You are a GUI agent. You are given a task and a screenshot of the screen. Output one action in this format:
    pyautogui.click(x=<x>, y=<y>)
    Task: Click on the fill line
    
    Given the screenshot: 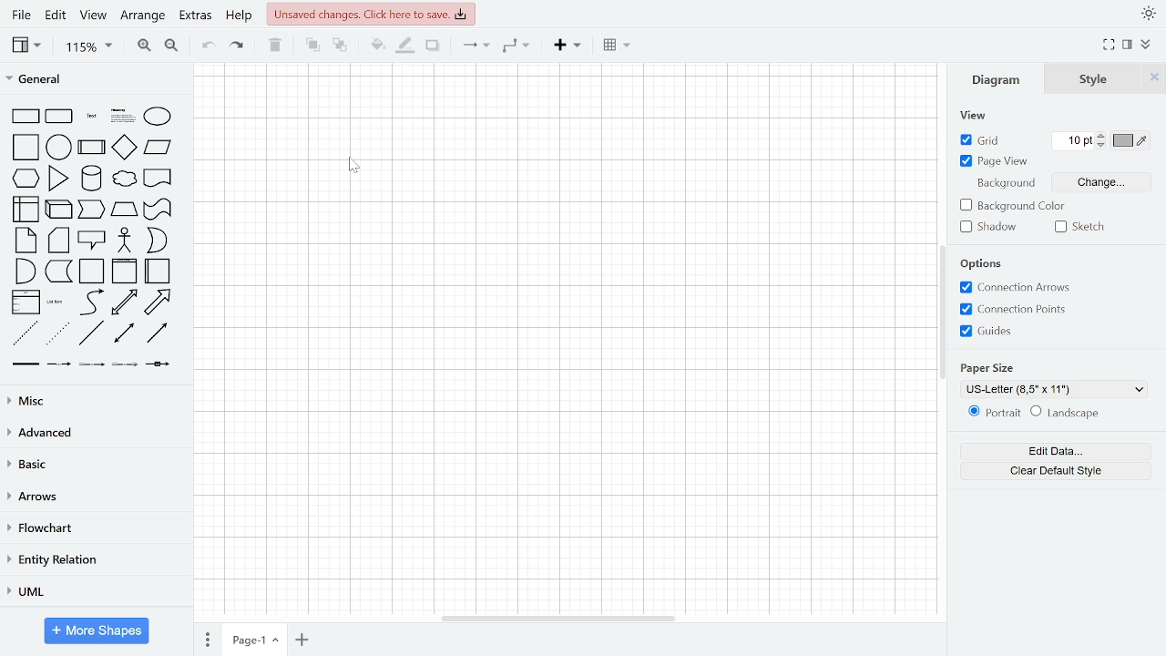 What is the action you would take?
    pyautogui.click(x=407, y=46)
    